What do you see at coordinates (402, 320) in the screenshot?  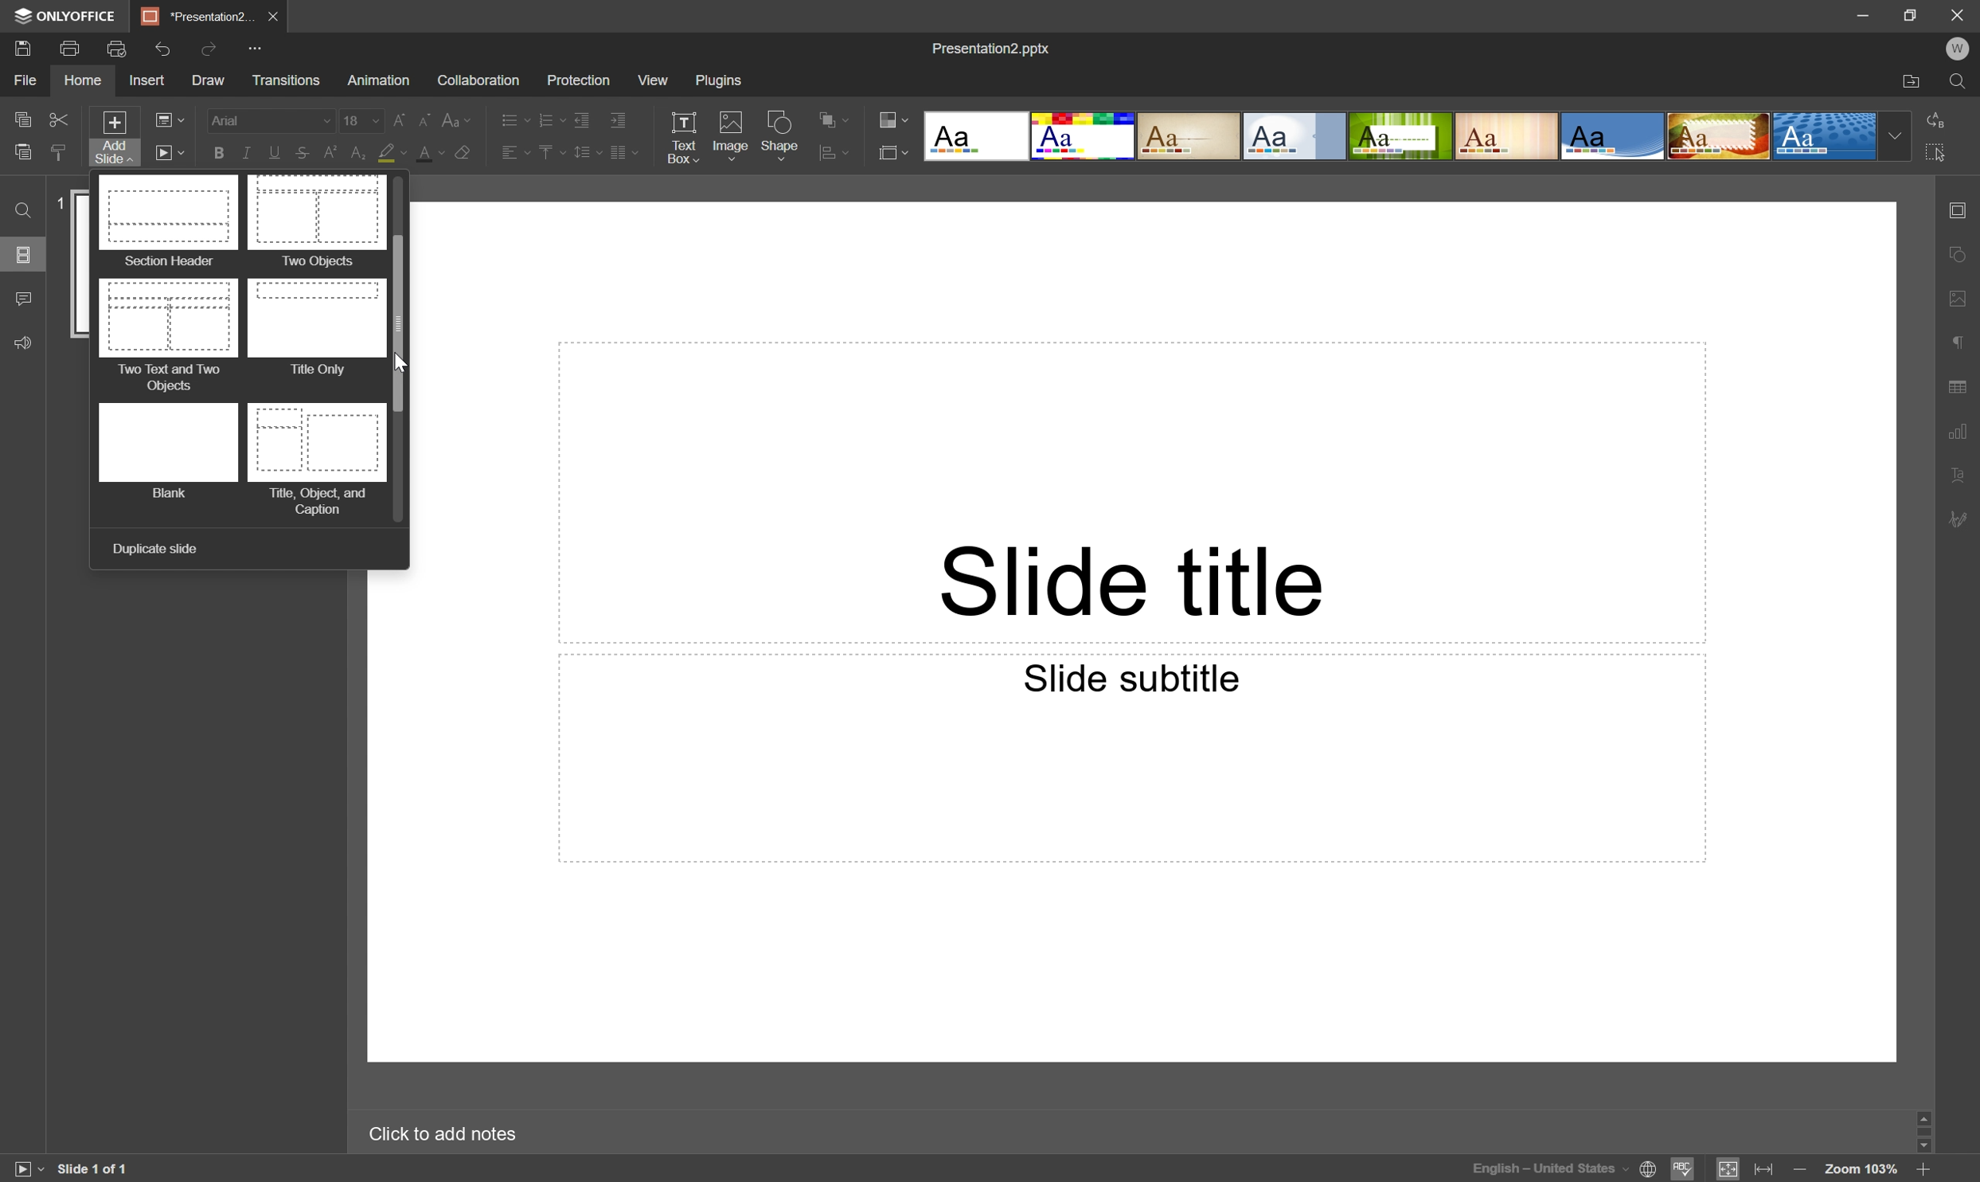 I see `Scroll Bar` at bounding box center [402, 320].